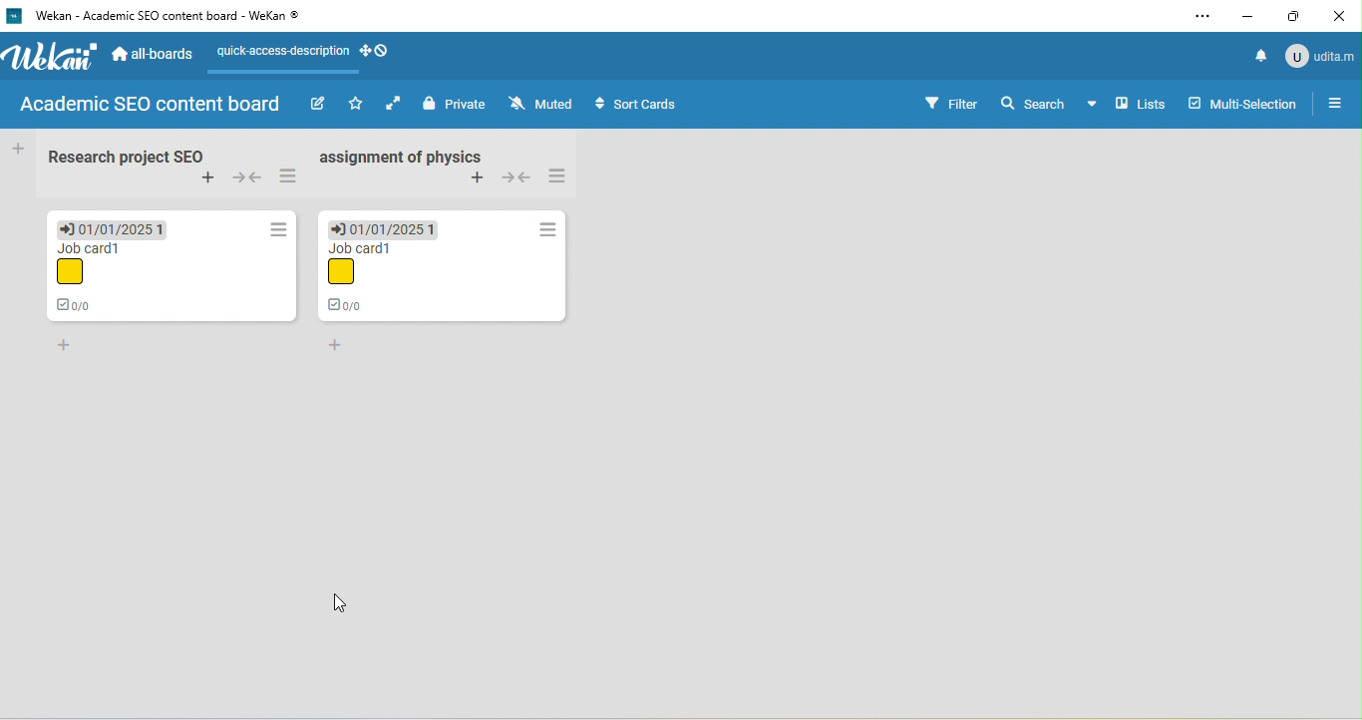 This screenshot has width=1362, height=720. I want to click on action, so click(549, 227).